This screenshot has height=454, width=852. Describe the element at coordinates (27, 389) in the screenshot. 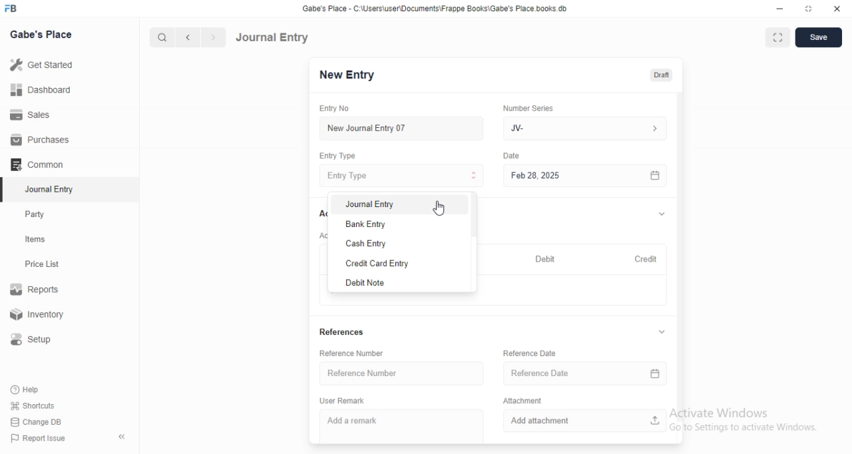

I see `Help` at that location.